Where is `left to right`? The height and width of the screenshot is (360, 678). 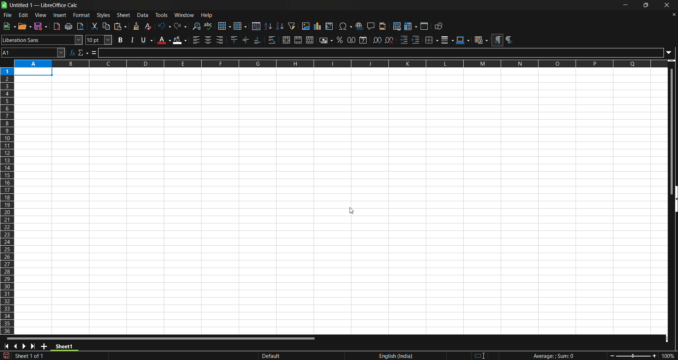 left to right is located at coordinates (497, 40).